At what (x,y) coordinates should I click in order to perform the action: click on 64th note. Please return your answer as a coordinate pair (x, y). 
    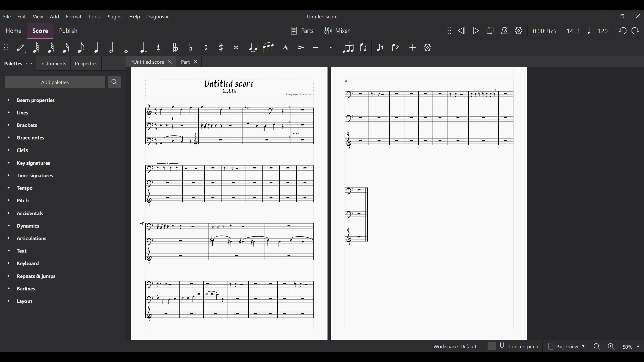
    Looking at the image, I should click on (36, 47).